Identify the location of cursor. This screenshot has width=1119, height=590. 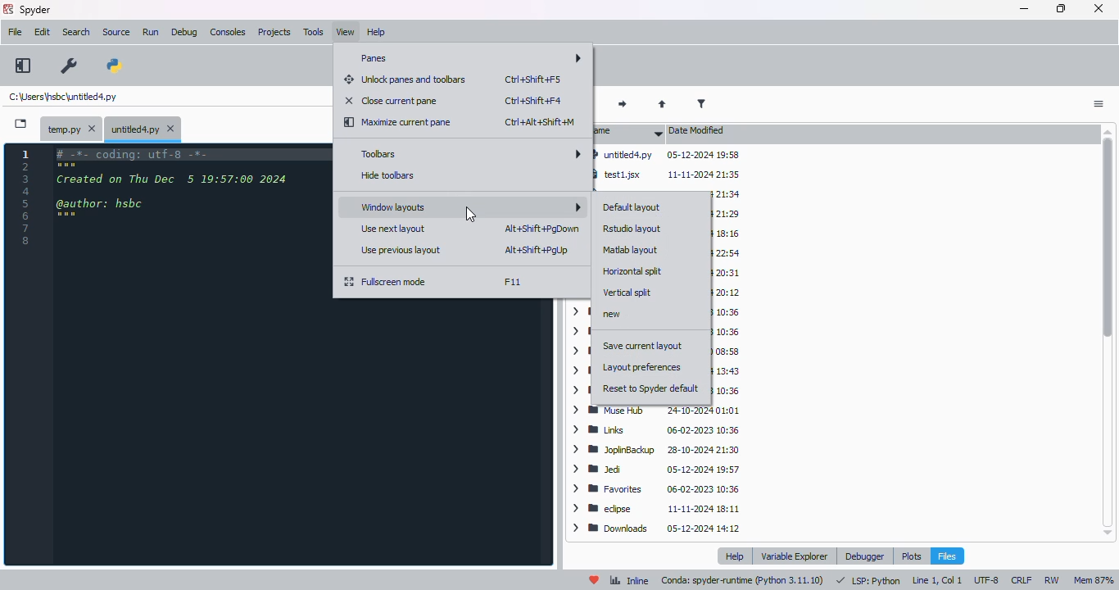
(471, 215).